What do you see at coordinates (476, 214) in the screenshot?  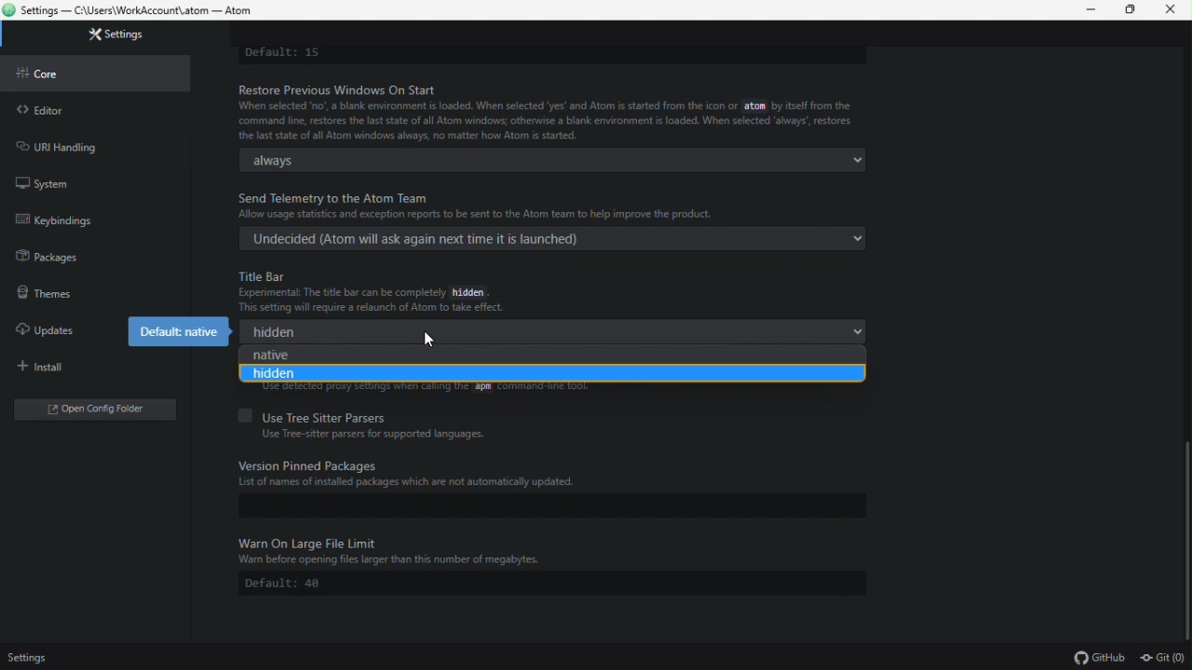 I see `Allow usage statistics and exception reports to be sent to the Atom team to help improve the product.` at bounding box center [476, 214].